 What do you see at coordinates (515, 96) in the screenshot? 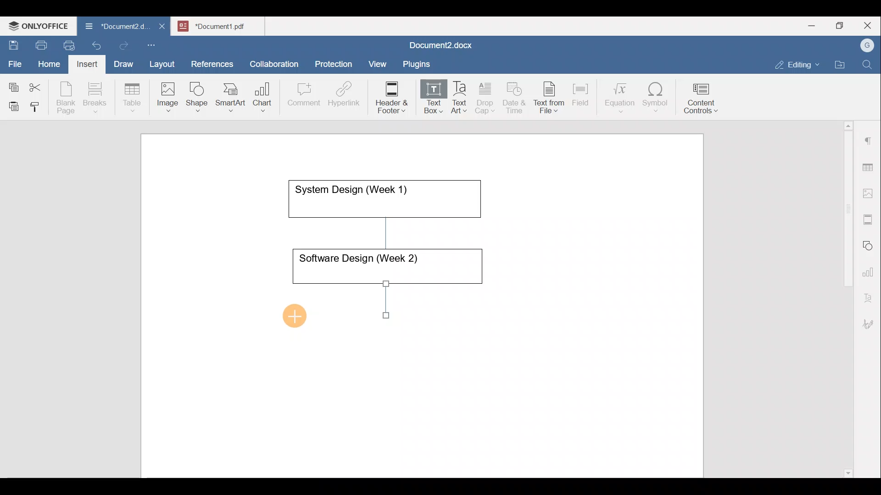
I see `Date & time` at bounding box center [515, 96].